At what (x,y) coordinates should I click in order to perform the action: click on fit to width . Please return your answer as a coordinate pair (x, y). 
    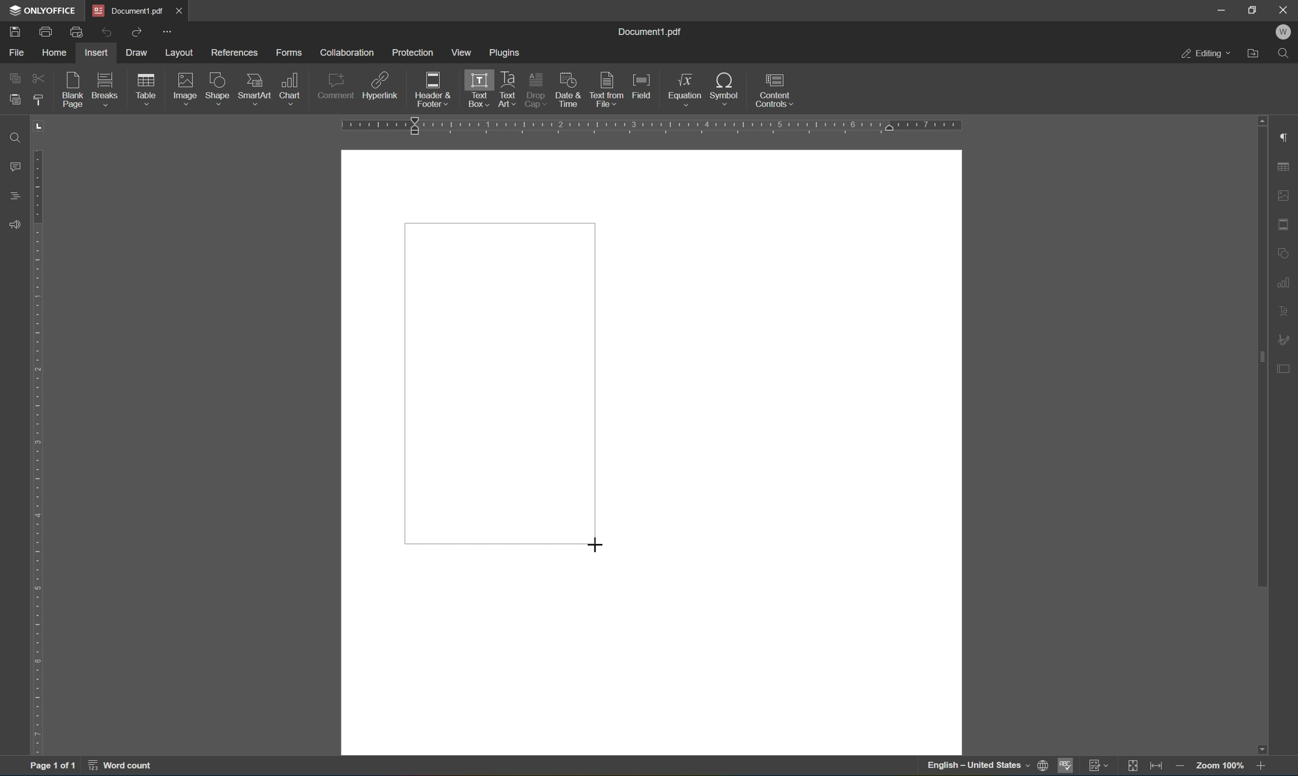
    Looking at the image, I should click on (1157, 768).